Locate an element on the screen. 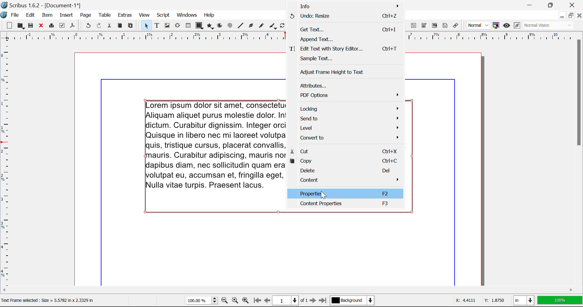 The height and width of the screenshot is (307, 583). Preview Mode is located at coordinates (479, 25).